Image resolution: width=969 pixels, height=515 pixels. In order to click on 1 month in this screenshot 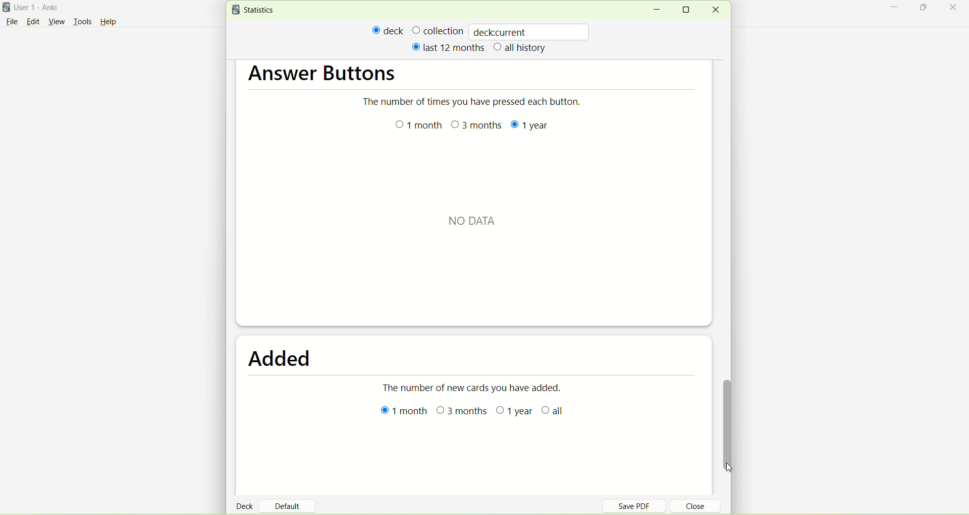, I will do `click(420, 127)`.